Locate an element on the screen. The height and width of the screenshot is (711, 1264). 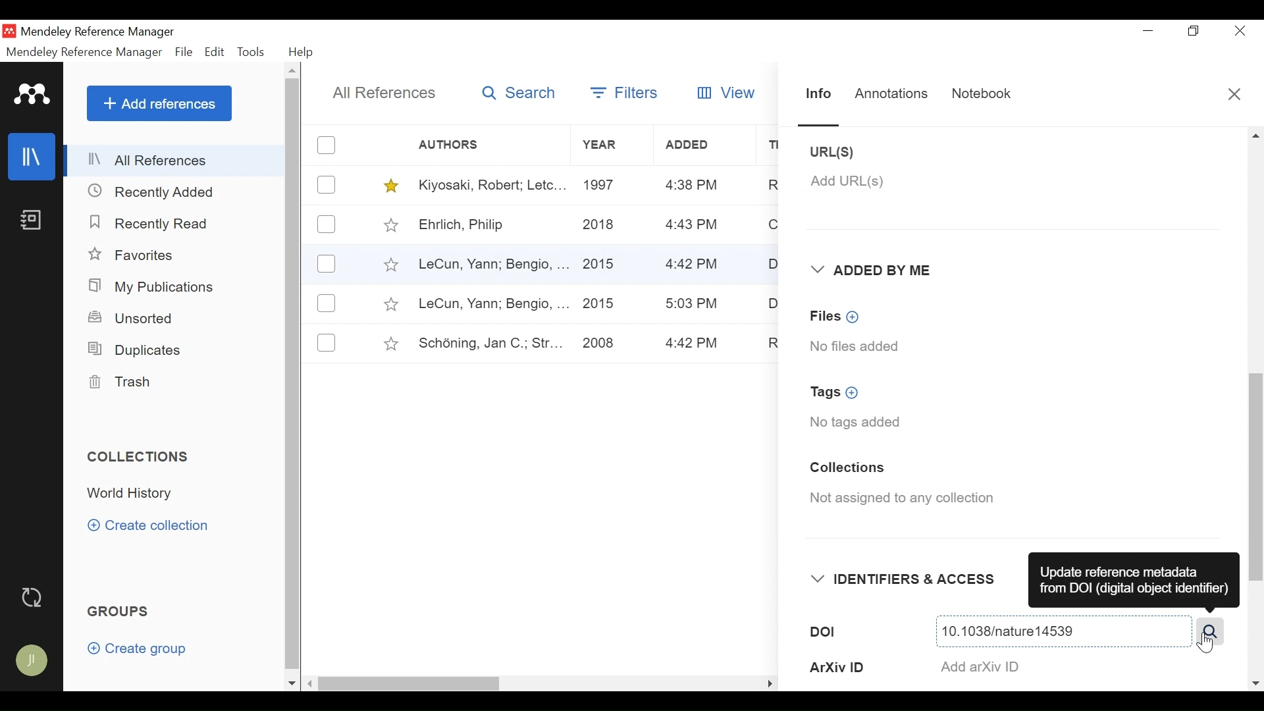
Notebook is located at coordinates (30, 221).